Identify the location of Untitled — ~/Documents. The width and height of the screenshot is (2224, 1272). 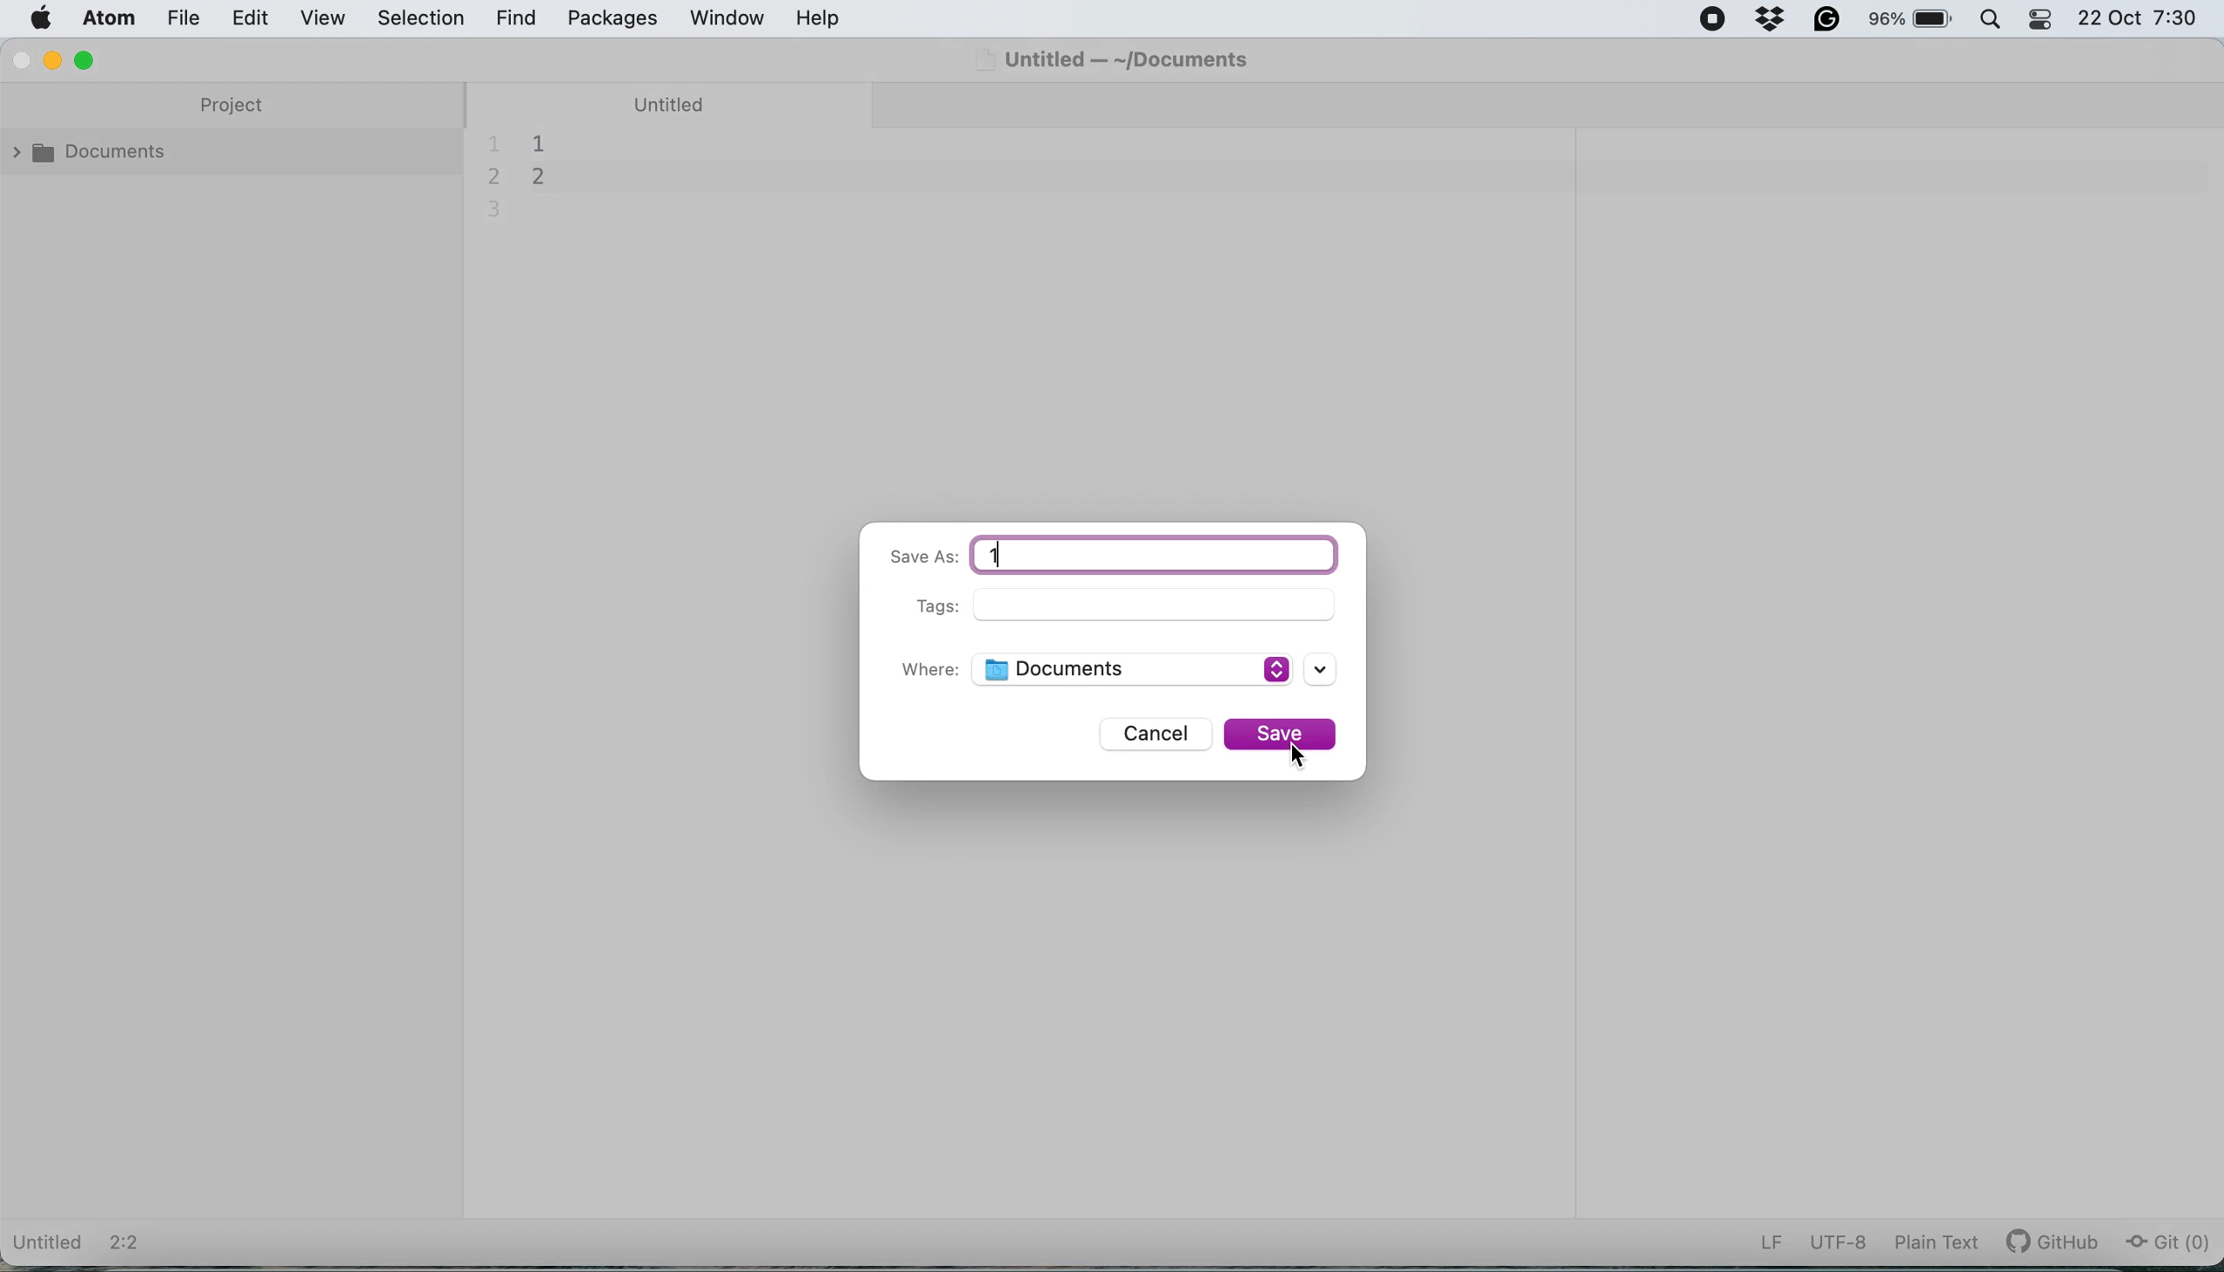
(1122, 57).